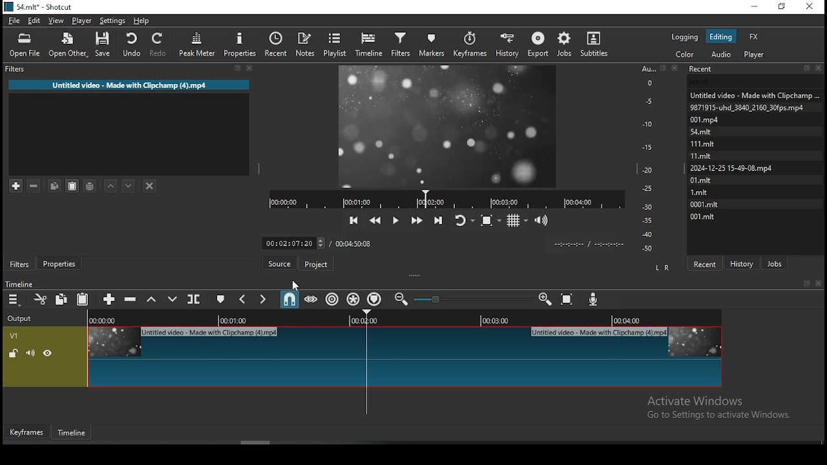 The width and height of the screenshot is (827, 465). I want to click on add filter, so click(16, 185).